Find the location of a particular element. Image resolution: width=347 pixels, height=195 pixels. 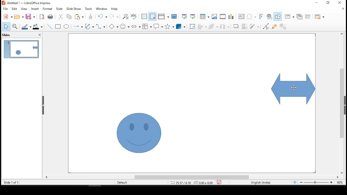

english (india) is located at coordinates (261, 183).